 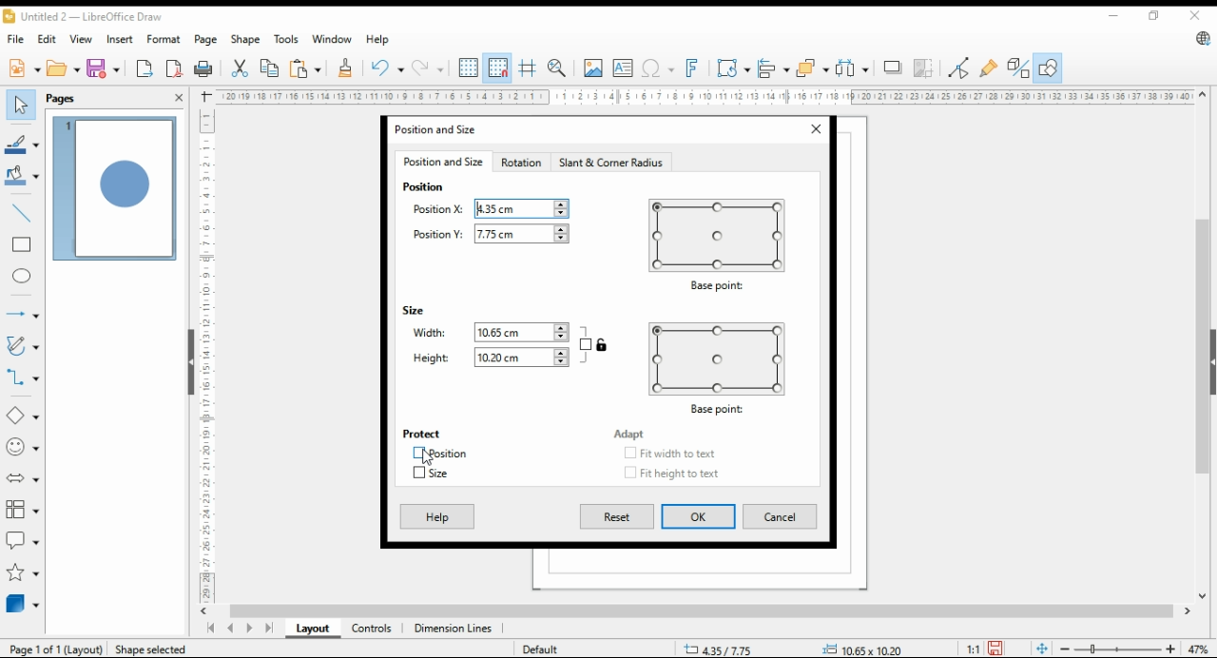 What do you see at coordinates (851, 68) in the screenshot?
I see `select at least three objects to distribute` at bounding box center [851, 68].